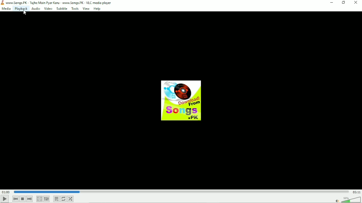  What do you see at coordinates (356, 192) in the screenshot?
I see `Total duration` at bounding box center [356, 192].